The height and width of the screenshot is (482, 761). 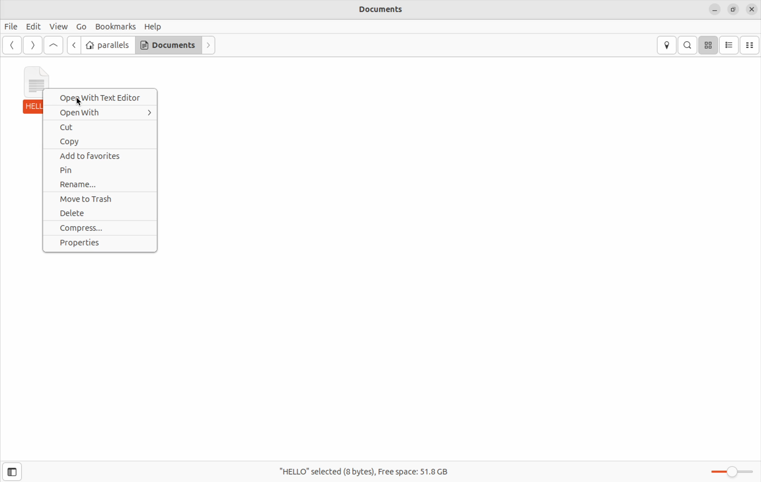 I want to click on back, so click(x=11, y=46).